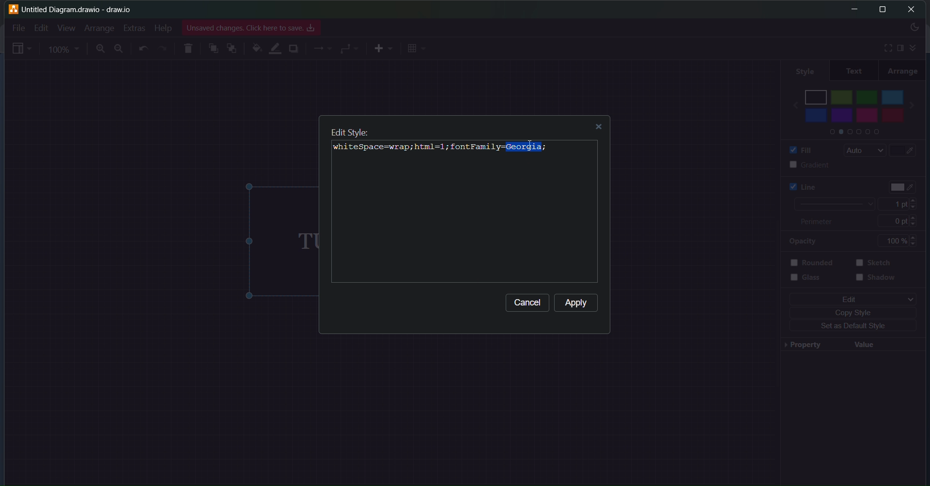  What do you see at coordinates (855, 312) in the screenshot?
I see `copy style` at bounding box center [855, 312].